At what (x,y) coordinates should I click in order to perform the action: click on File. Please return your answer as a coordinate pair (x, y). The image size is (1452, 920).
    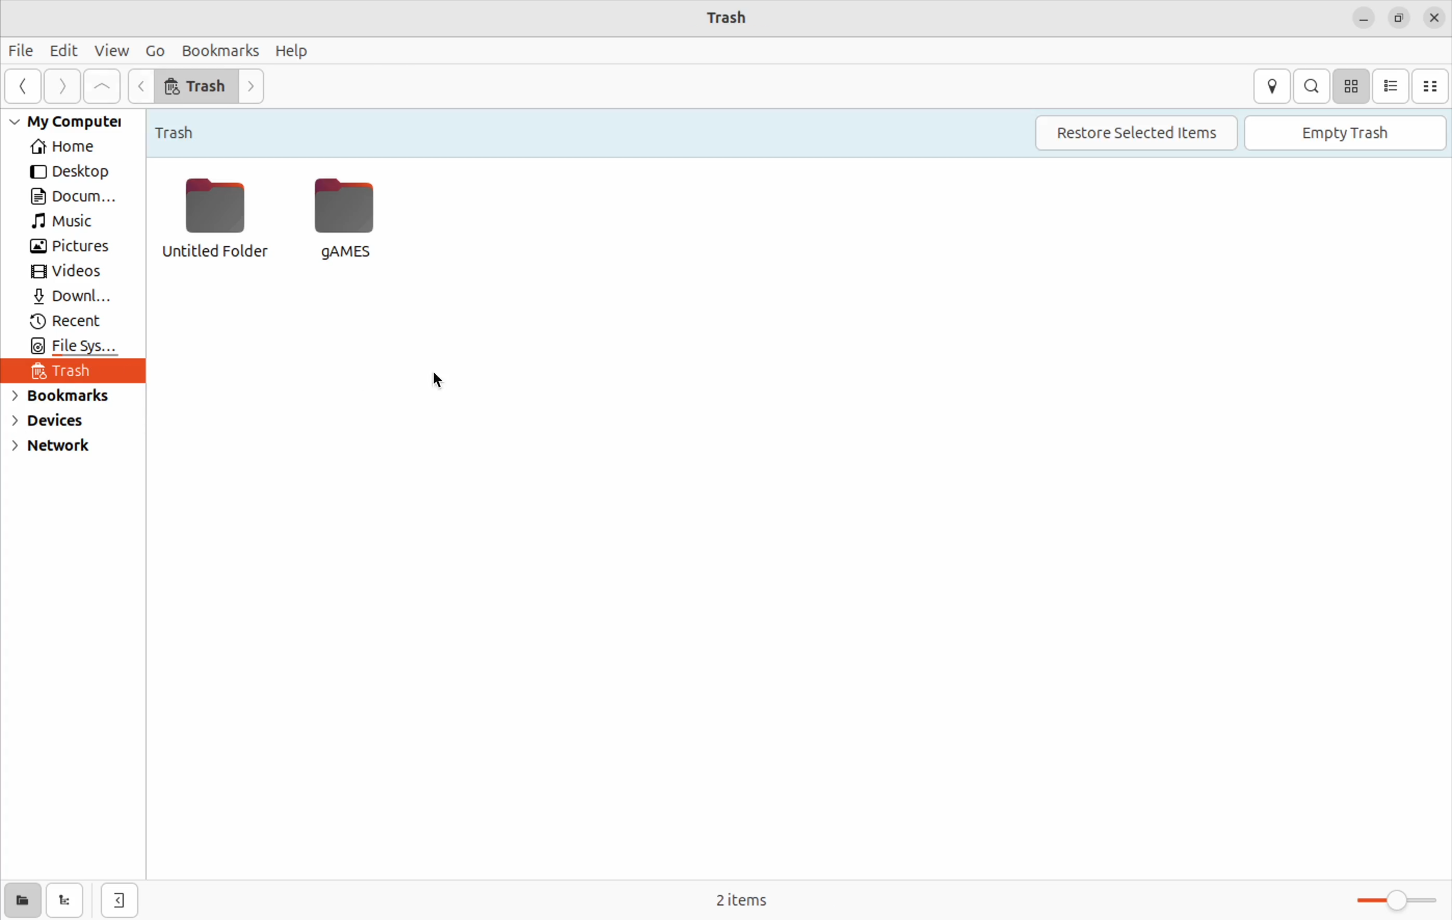
    Looking at the image, I should click on (23, 50).